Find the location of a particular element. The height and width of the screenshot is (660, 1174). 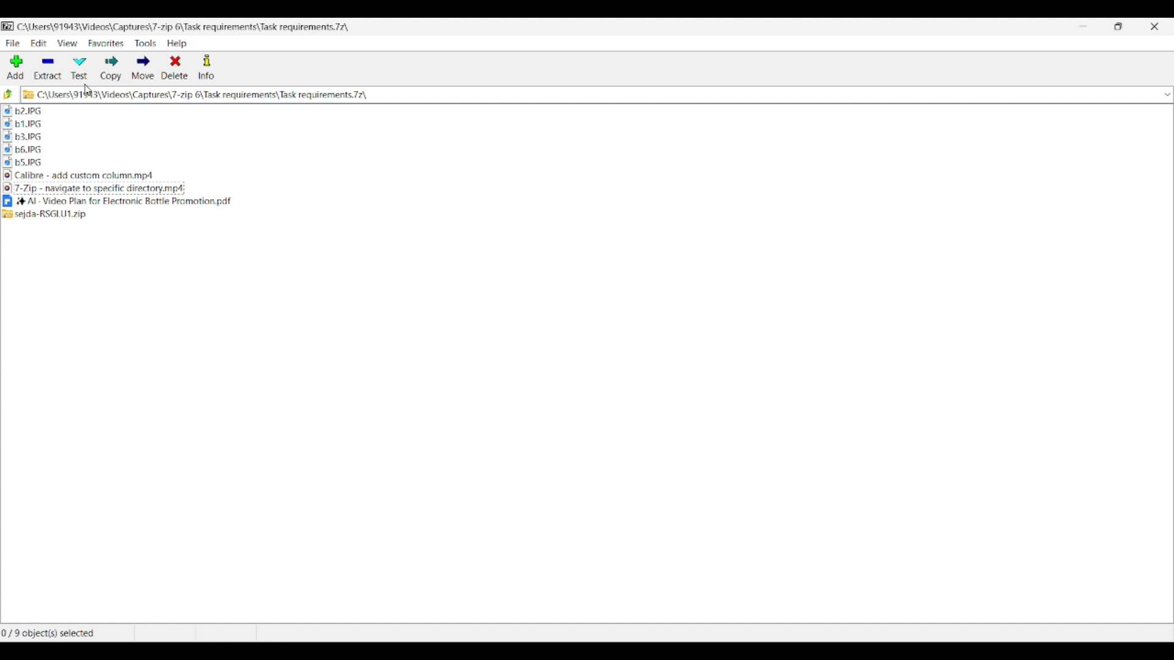

file 4 and type is located at coordinates (333, 123).